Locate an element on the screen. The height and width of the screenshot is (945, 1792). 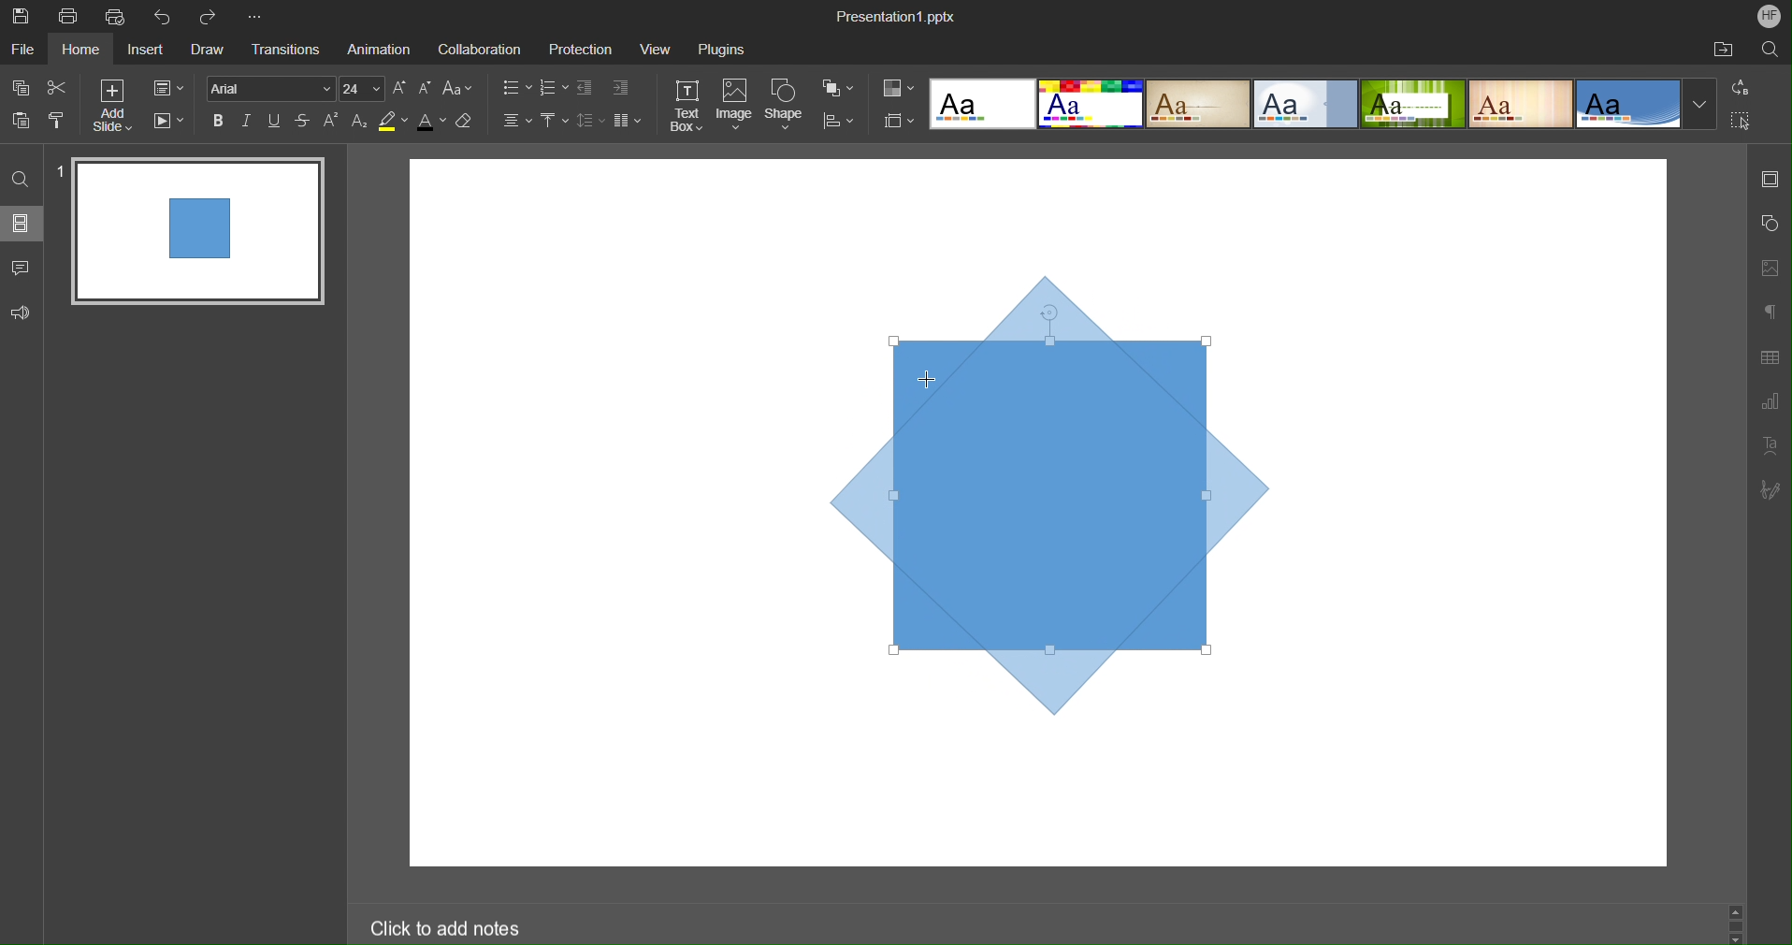
Font Case Settings is located at coordinates (457, 89).